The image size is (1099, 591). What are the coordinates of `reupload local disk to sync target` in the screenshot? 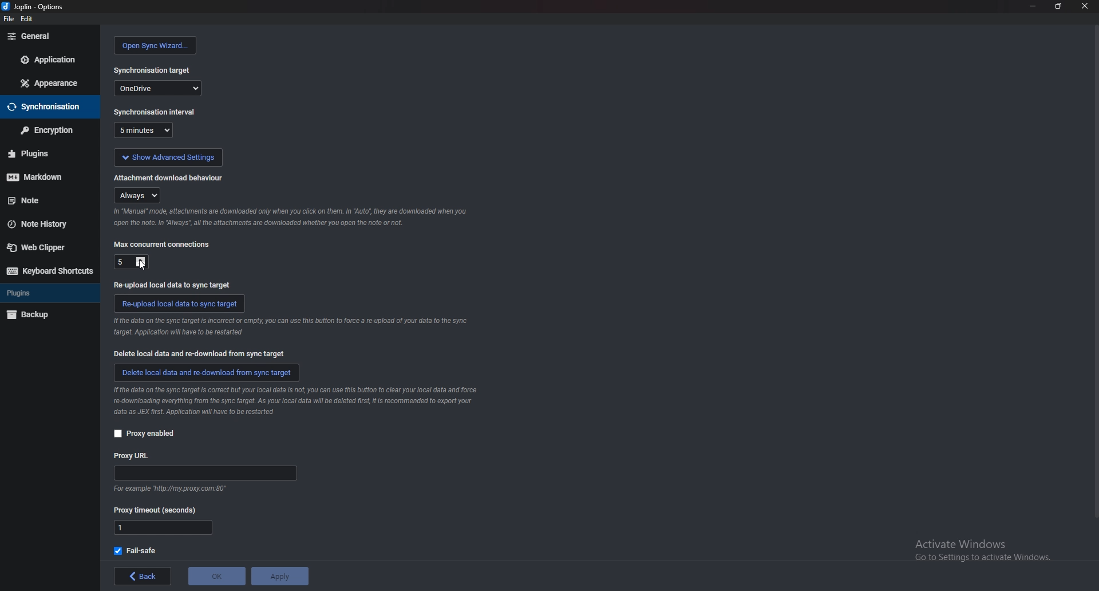 It's located at (180, 304).